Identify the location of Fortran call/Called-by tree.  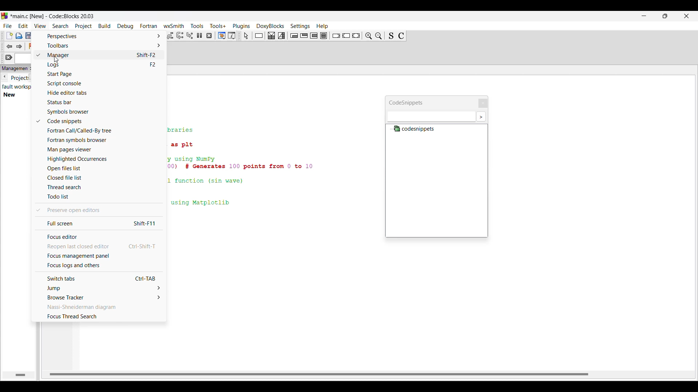
(103, 131).